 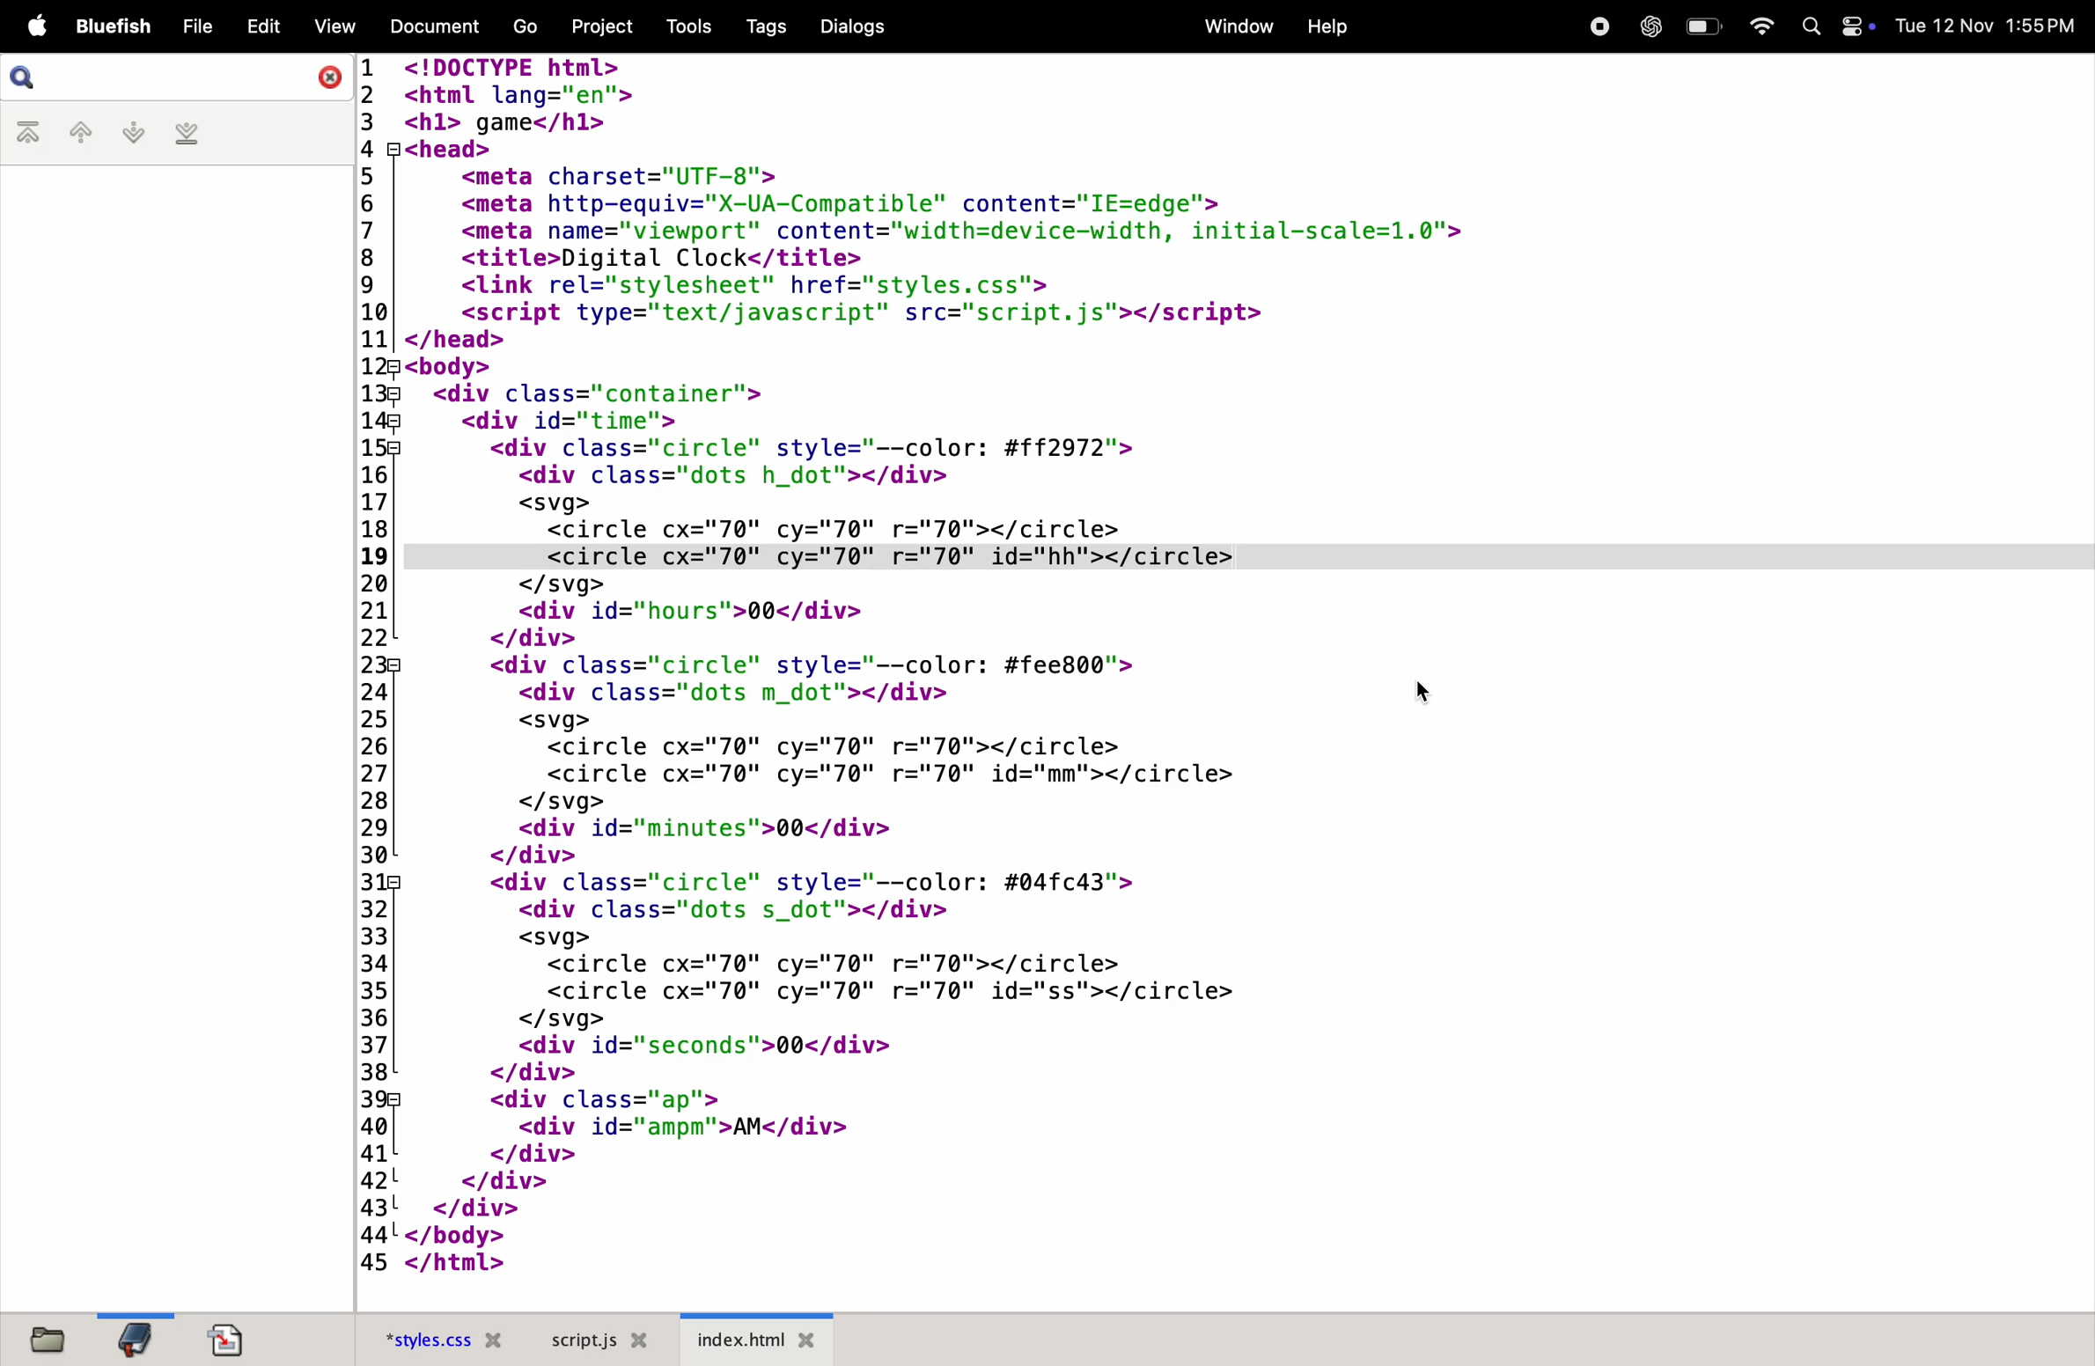 What do you see at coordinates (262, 24) in the screenshot?
I see `edit` at bounding box center [262, 24].